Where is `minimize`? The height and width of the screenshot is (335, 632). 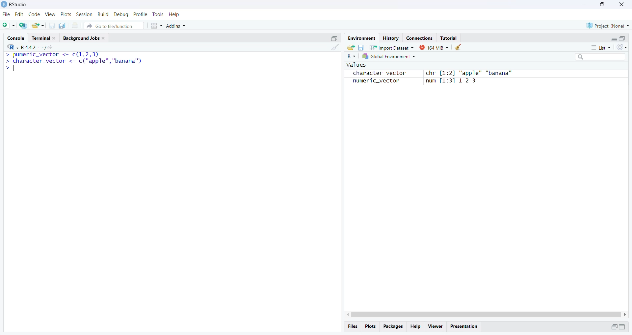 minimize is located at coordinates (614, 40).